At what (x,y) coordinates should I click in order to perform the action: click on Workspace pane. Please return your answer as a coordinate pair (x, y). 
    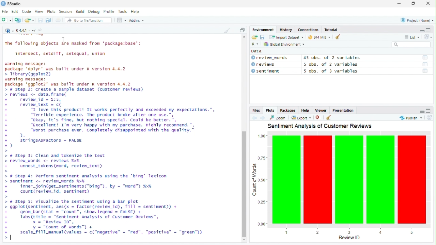
    Looking at the image, I should click on (121, 20).